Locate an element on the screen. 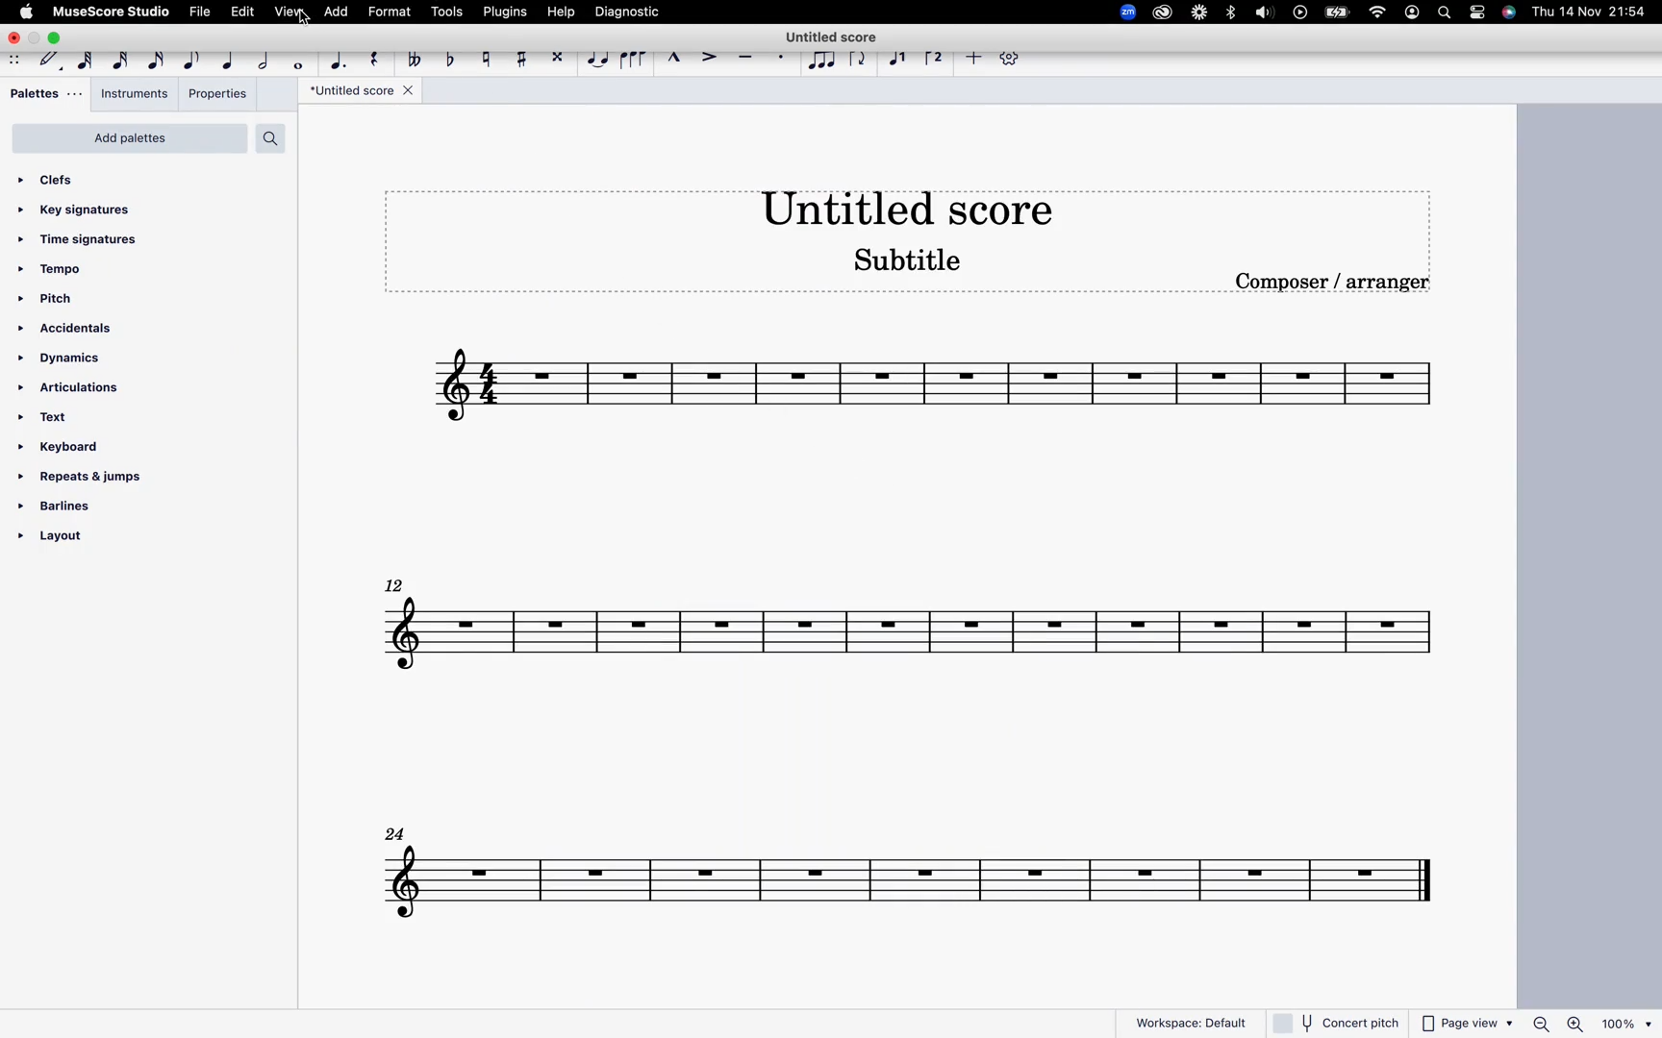  instruments is located at coordinates (133, 95).